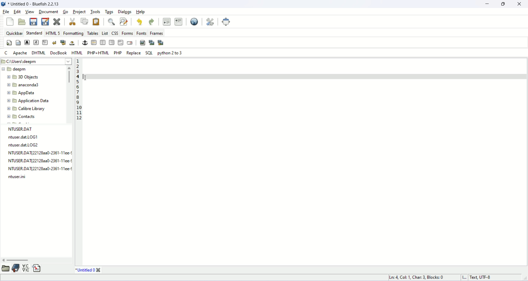 Image resolution: width=528 pixels, height=281 pixels. I want to click on copy, so click(85, 21).